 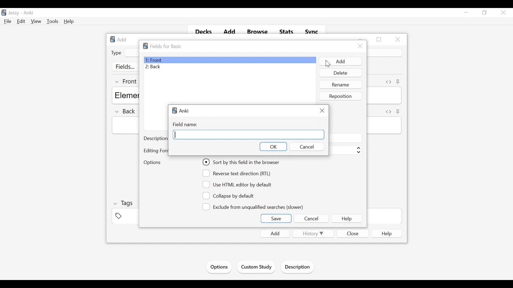 What do you see at coordinates (276, 218) in the screenshot?
I see `Save` at bounding box center [276, 218].